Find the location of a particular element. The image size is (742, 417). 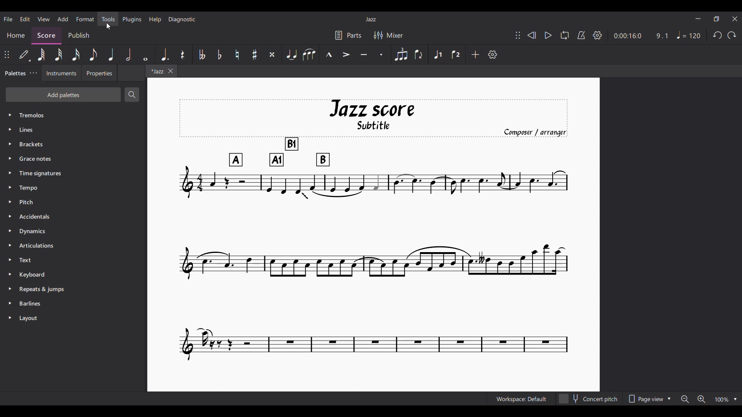

Slur is located at coordinates (310, 54).